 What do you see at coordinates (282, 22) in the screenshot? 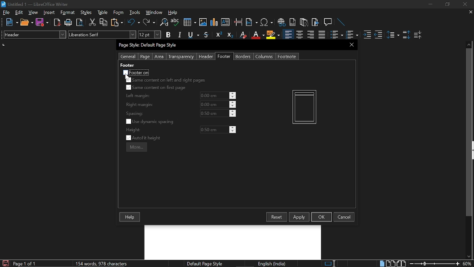
I see `Insert hyperlink` at bounding box center [282, 22].